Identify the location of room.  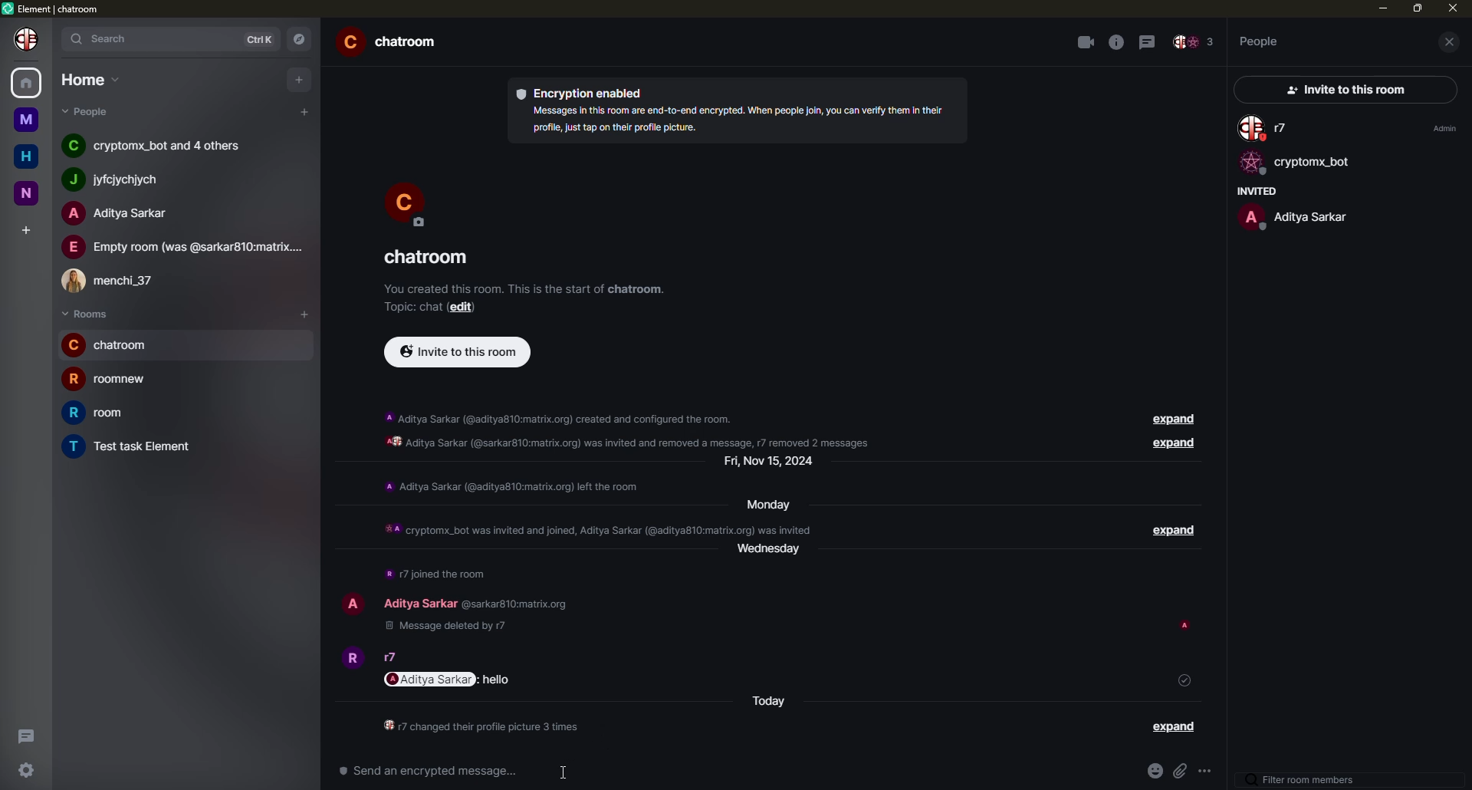
(394, 44).